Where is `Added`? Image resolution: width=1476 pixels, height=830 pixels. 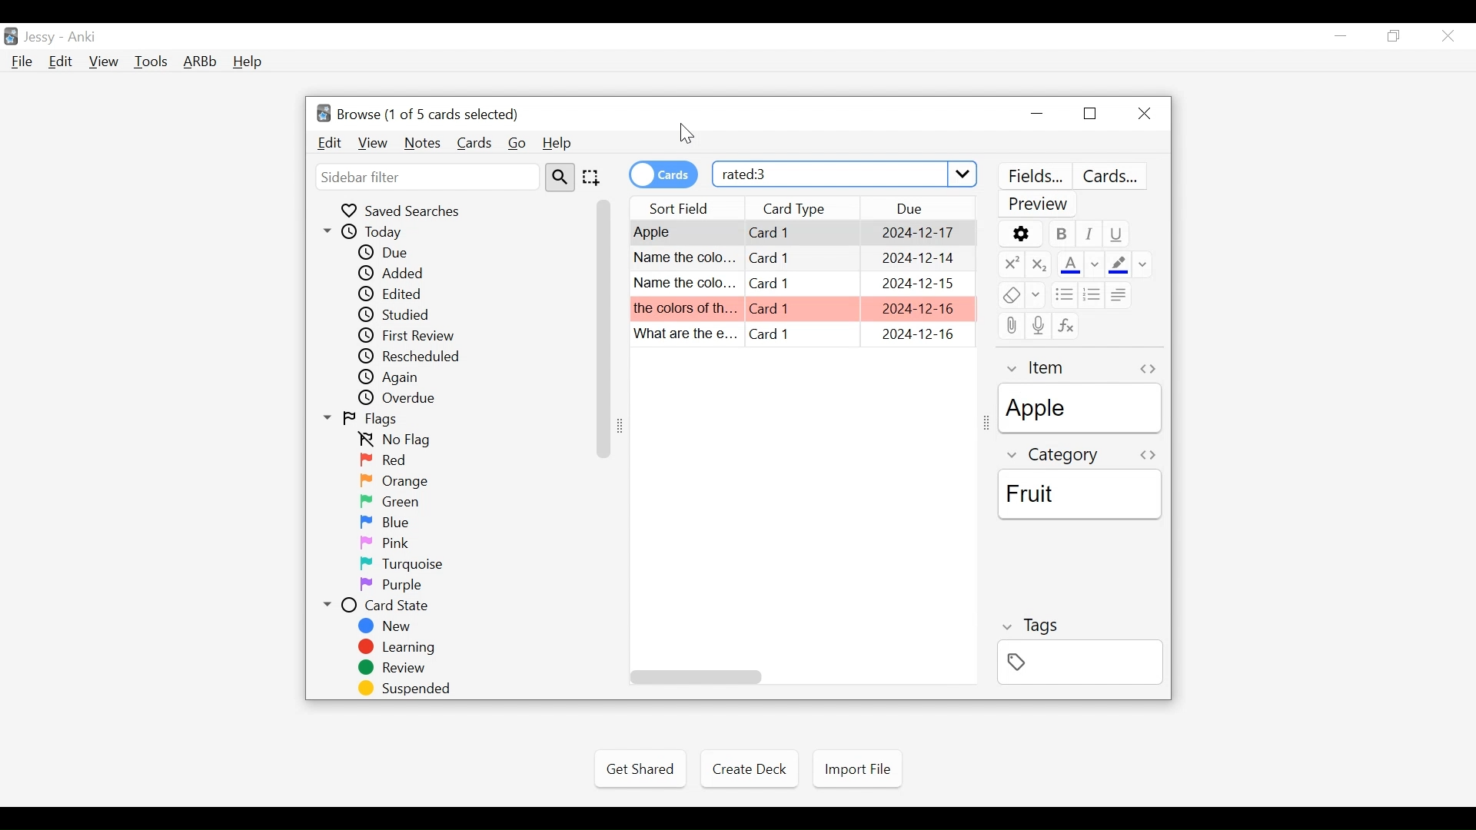
Added is located at coordinates (394, 273).